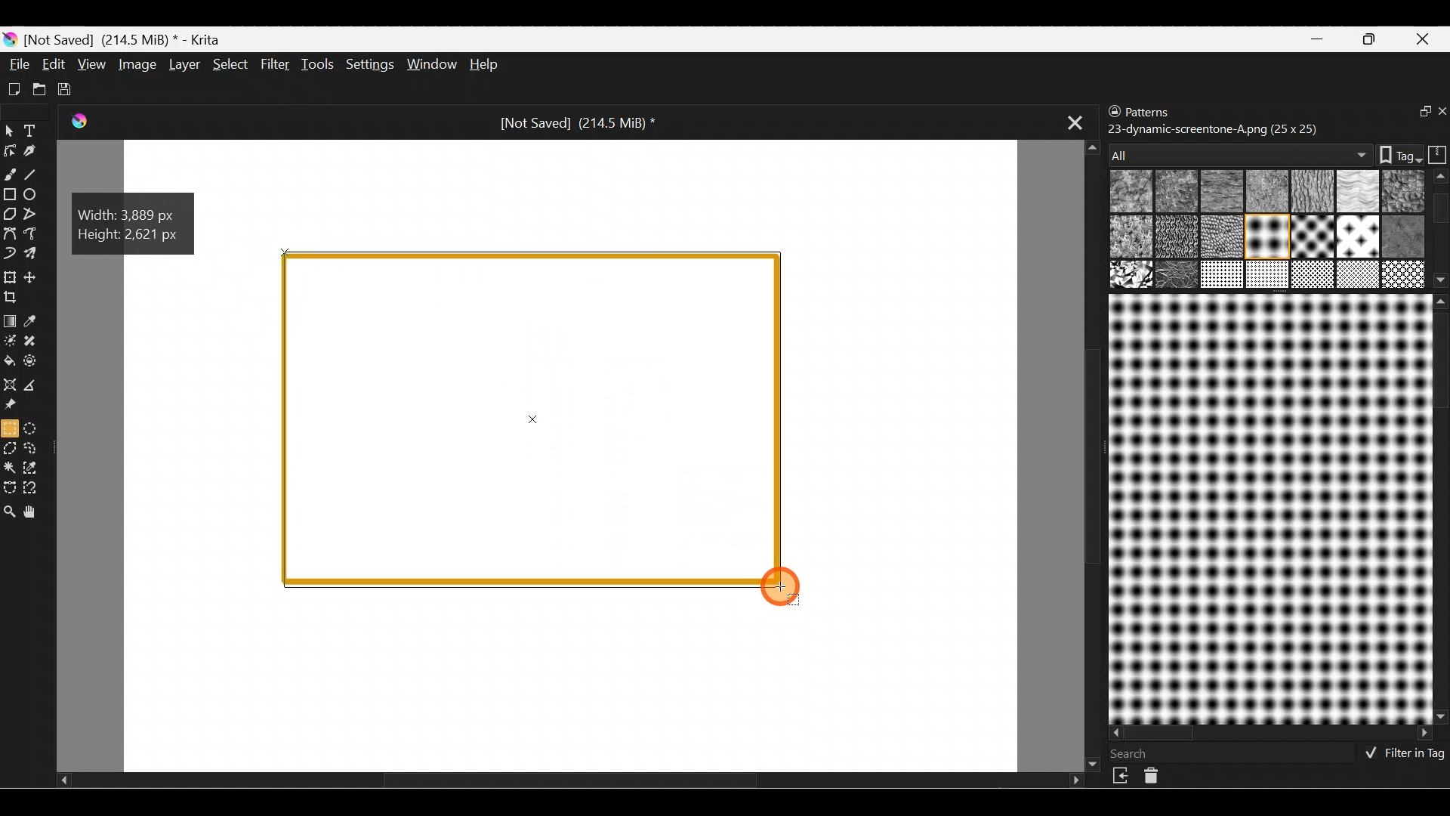  Describe the element at coordinates (1218, 192) in the screenshot. I see `02b Wooftissue.png` at that location.